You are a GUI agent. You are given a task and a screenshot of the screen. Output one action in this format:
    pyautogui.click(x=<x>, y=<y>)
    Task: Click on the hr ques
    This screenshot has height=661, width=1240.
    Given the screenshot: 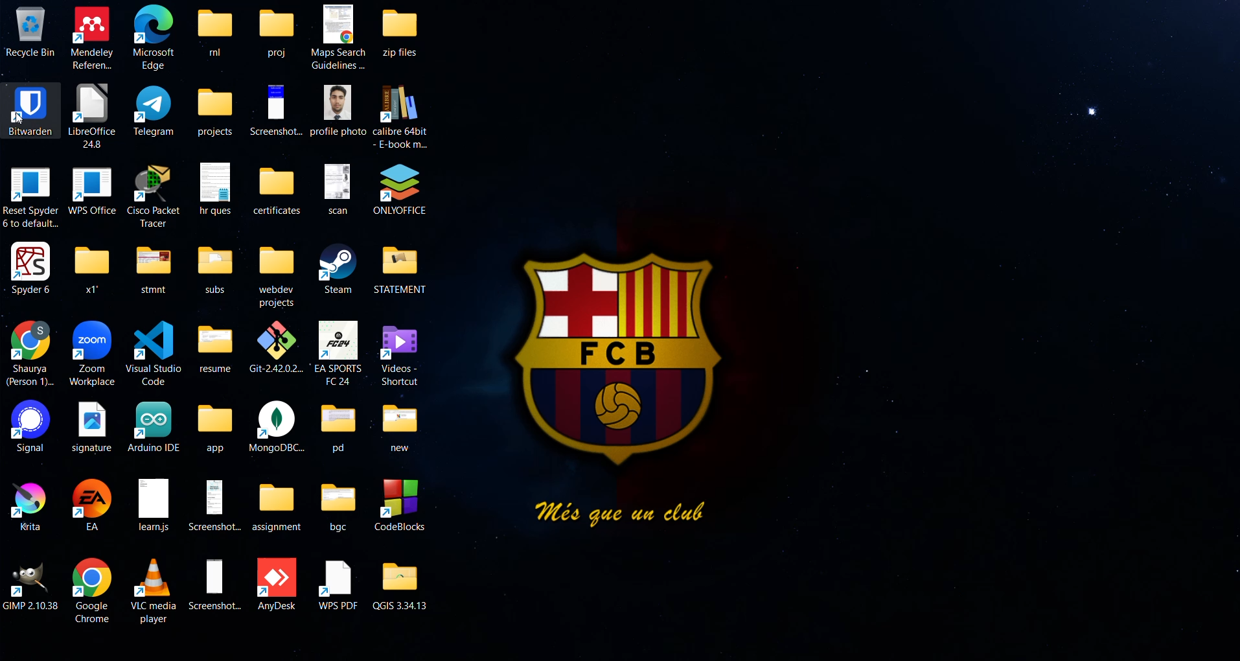 What is the action you would take?
    pyautogui.click(x=216, y=188)
    